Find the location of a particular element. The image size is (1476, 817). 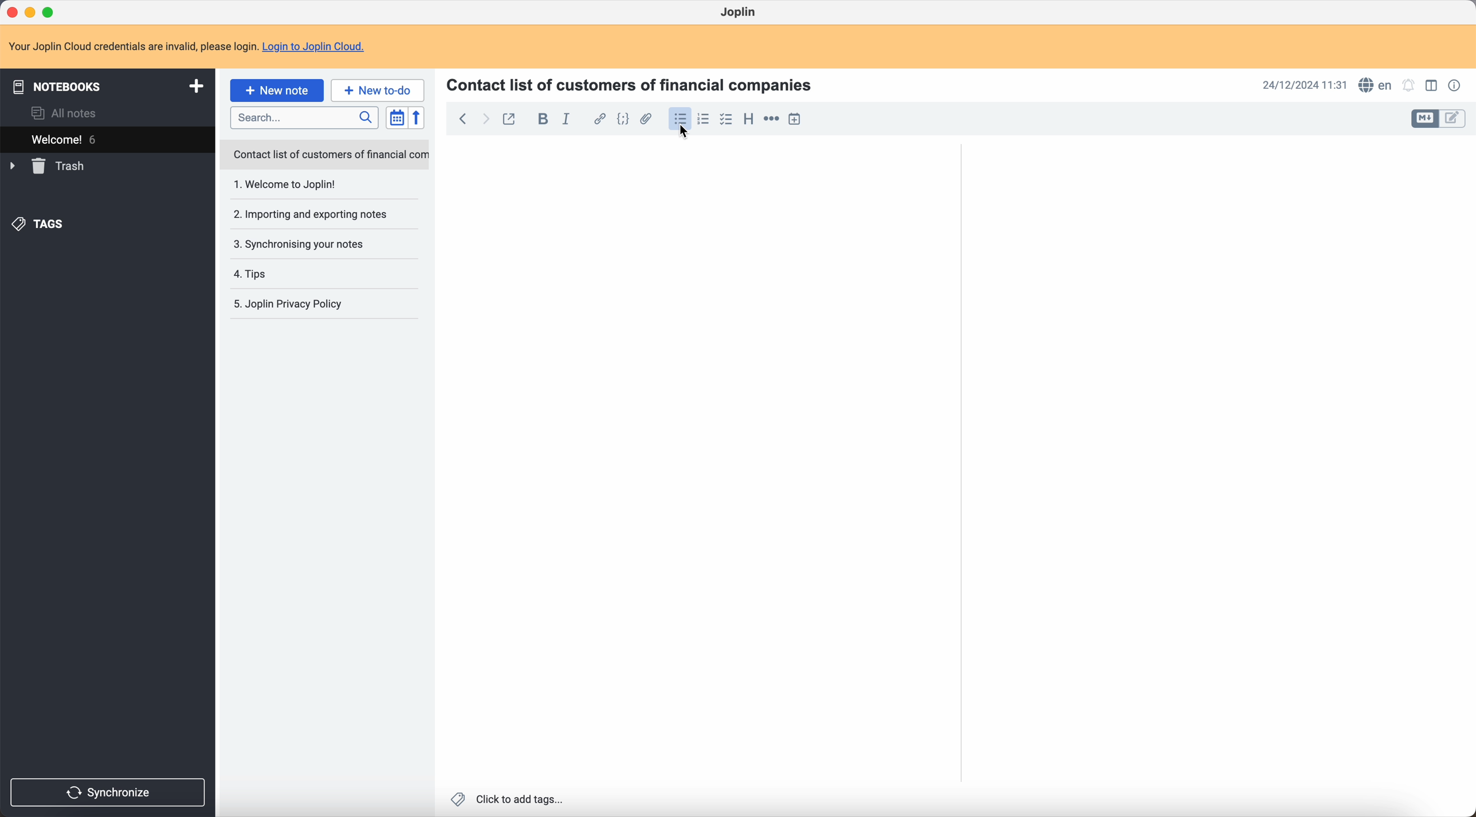

4. Tips is located at coordinates (285, 274).